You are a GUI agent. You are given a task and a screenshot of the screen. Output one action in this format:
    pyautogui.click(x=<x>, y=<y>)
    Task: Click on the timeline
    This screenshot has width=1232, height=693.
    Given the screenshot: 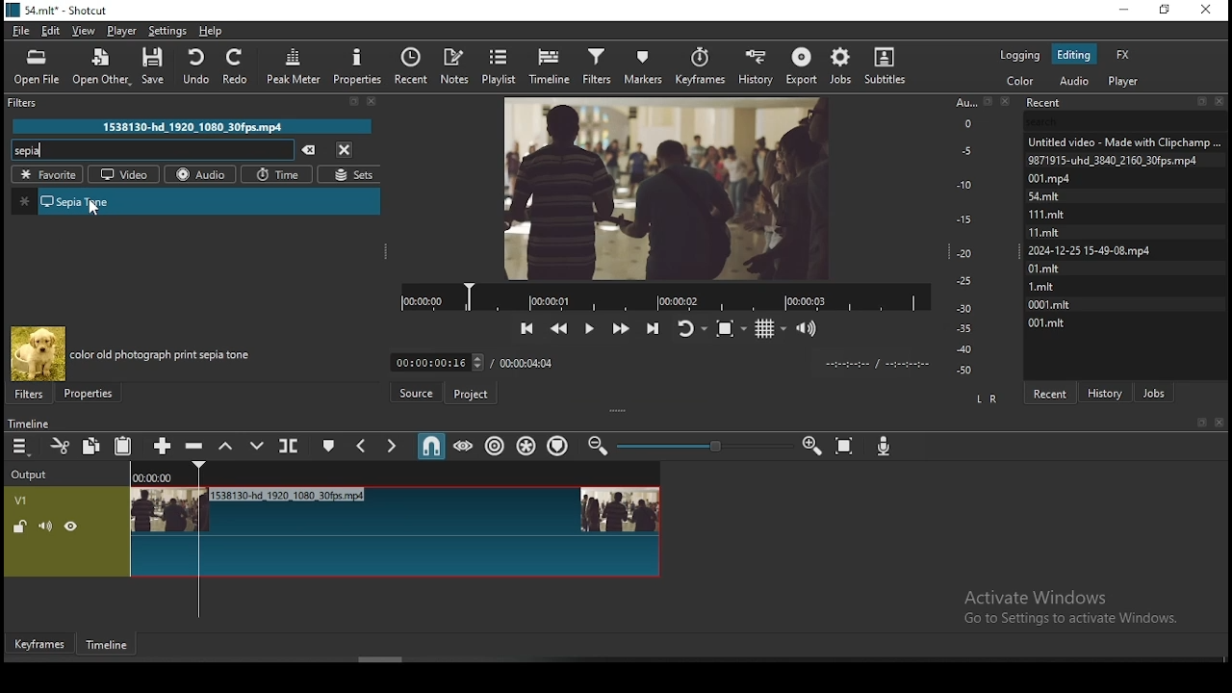 What is the action you would take?
    pyautogui.click(x=108, y=648)
    